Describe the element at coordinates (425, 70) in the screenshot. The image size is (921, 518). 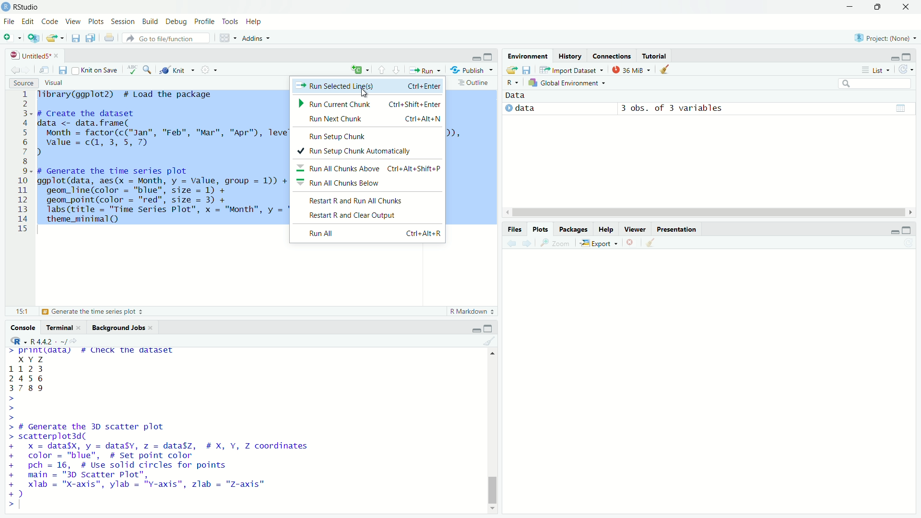
I see `run the current line or selection` at that location.